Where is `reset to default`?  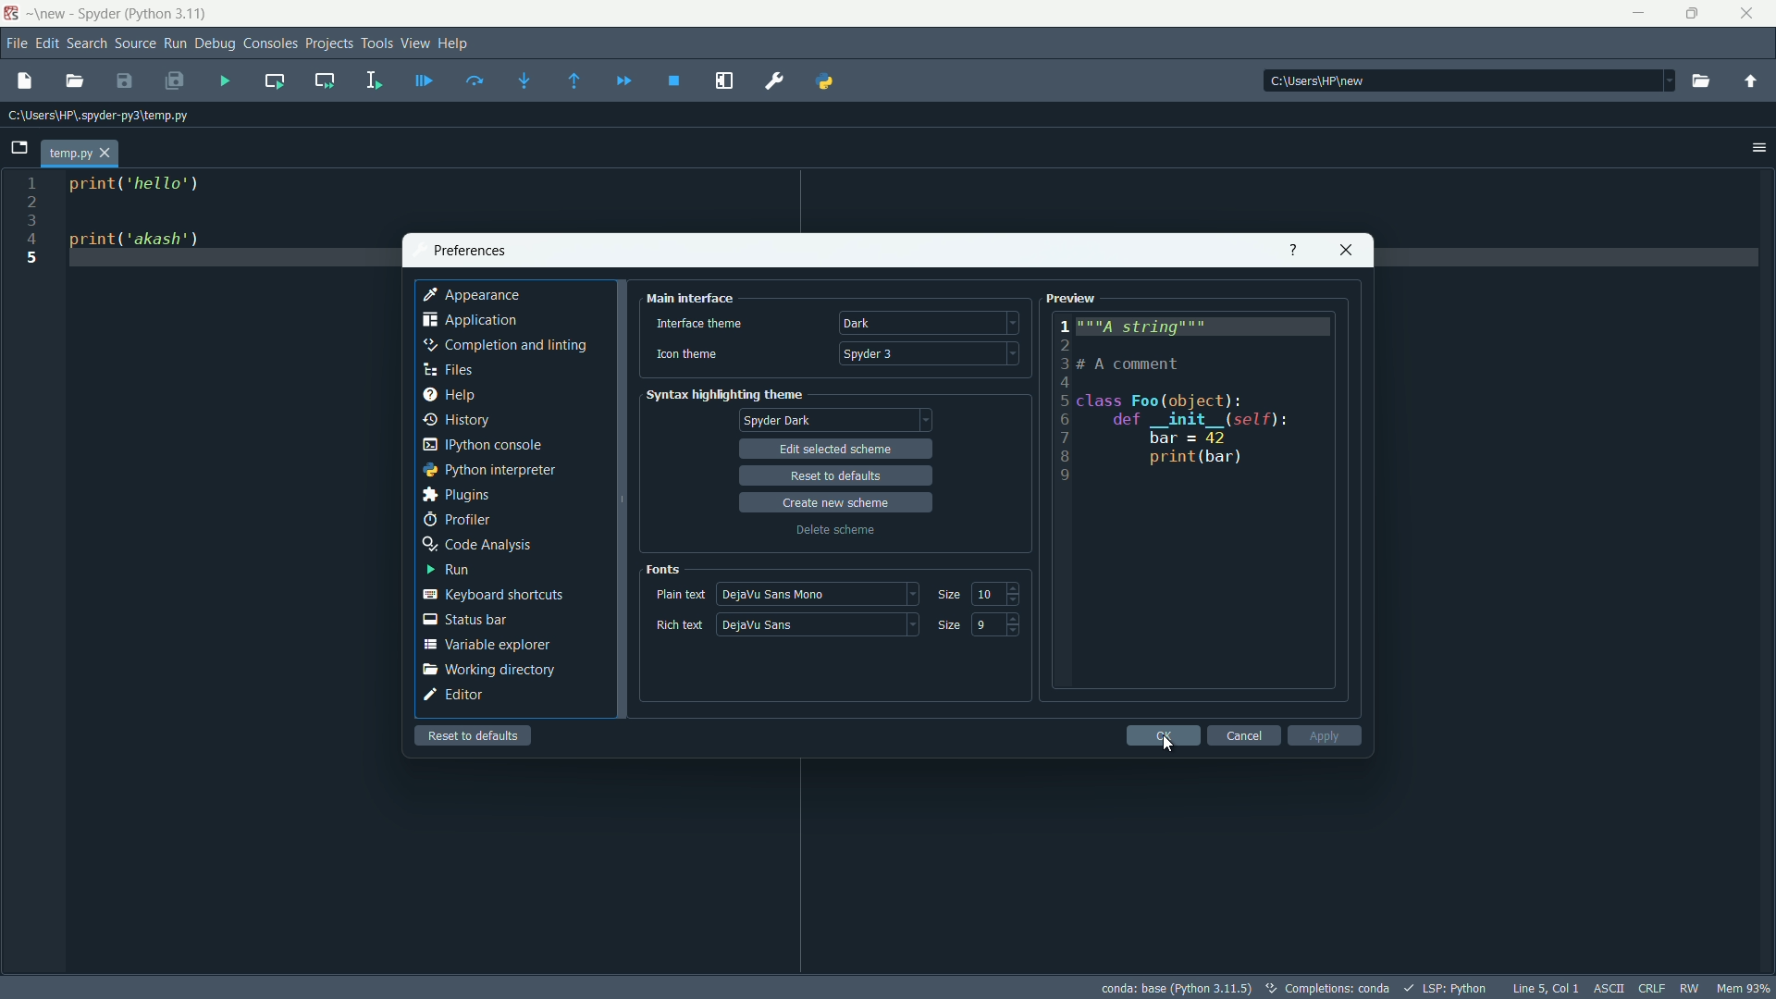
reset to default is located at coordinates (475, 734).